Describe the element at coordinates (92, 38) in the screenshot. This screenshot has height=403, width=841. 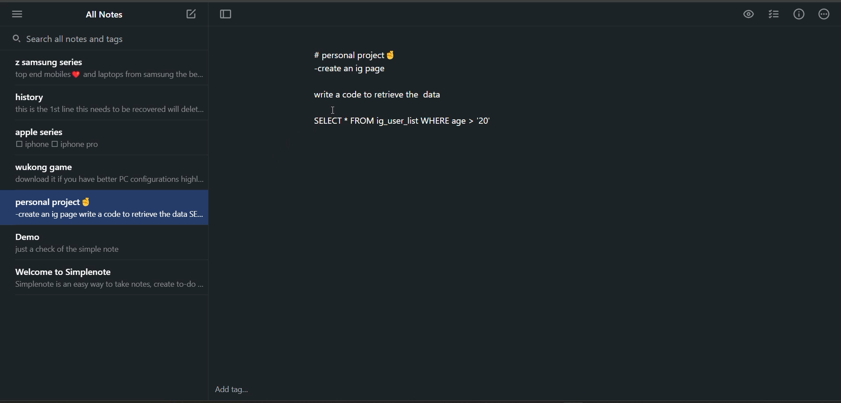
I see `search all notes and tags` at that location.